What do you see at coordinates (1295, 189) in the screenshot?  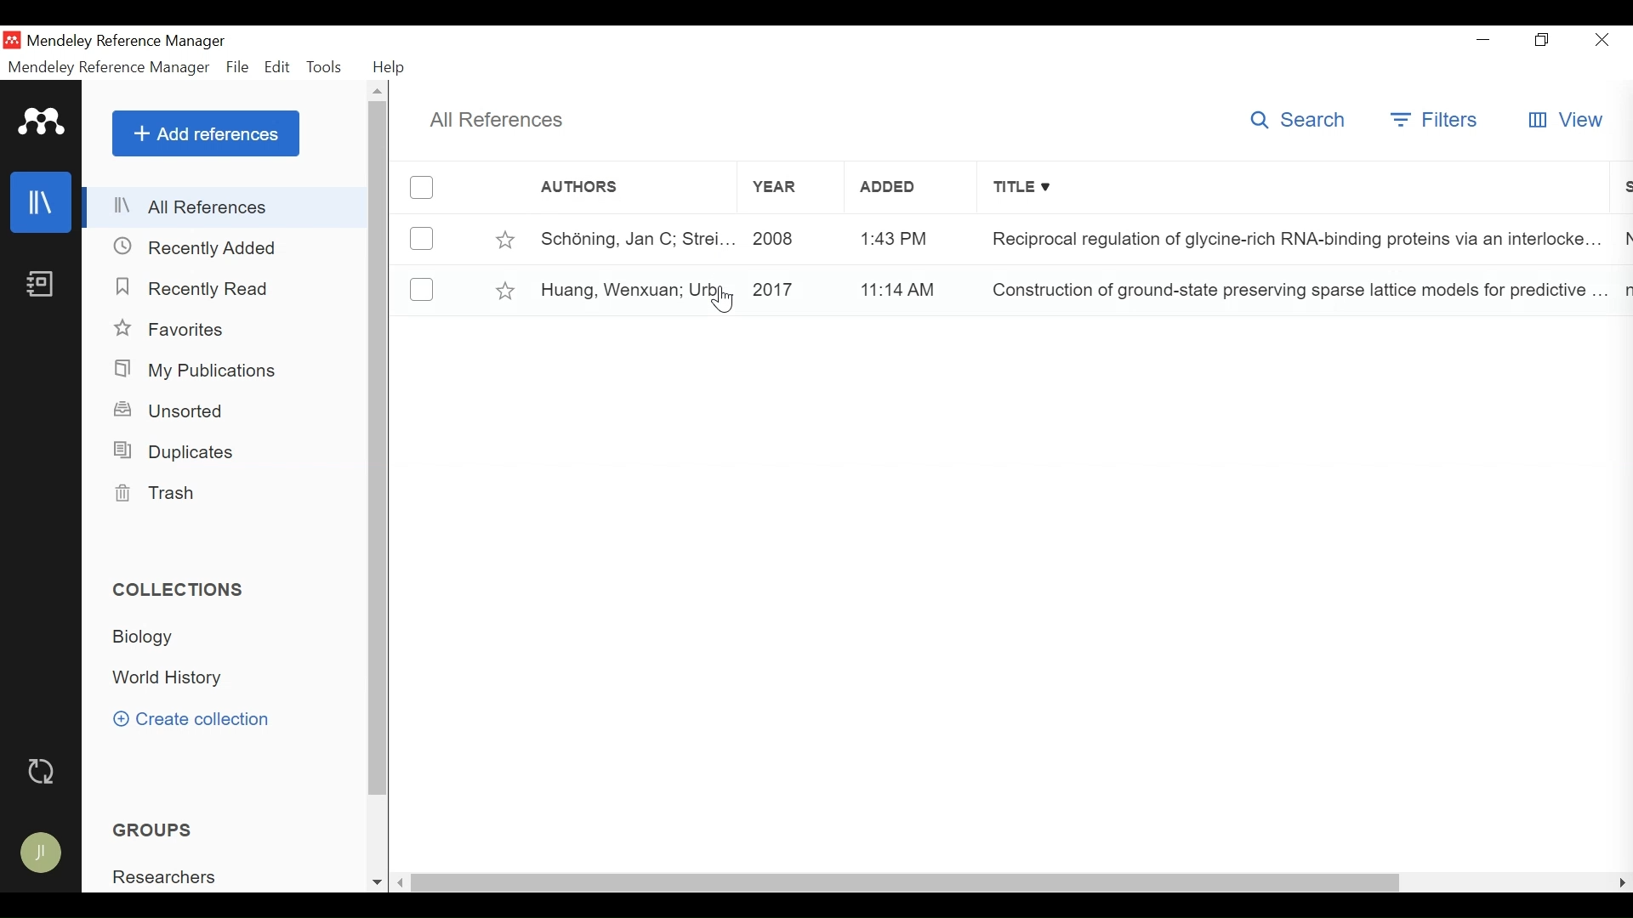 I see `Title` at bounding box center [1295, 189].